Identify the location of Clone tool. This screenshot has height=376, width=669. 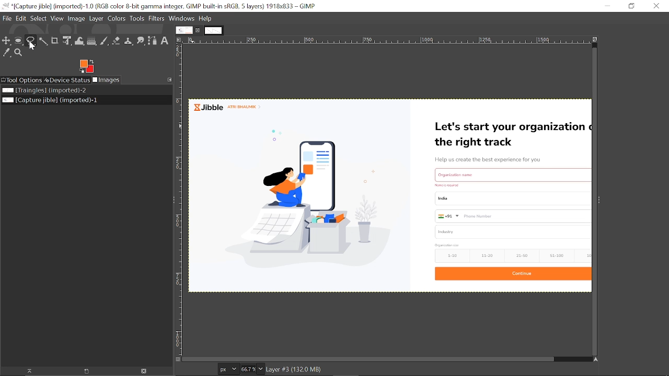
(129, 41).